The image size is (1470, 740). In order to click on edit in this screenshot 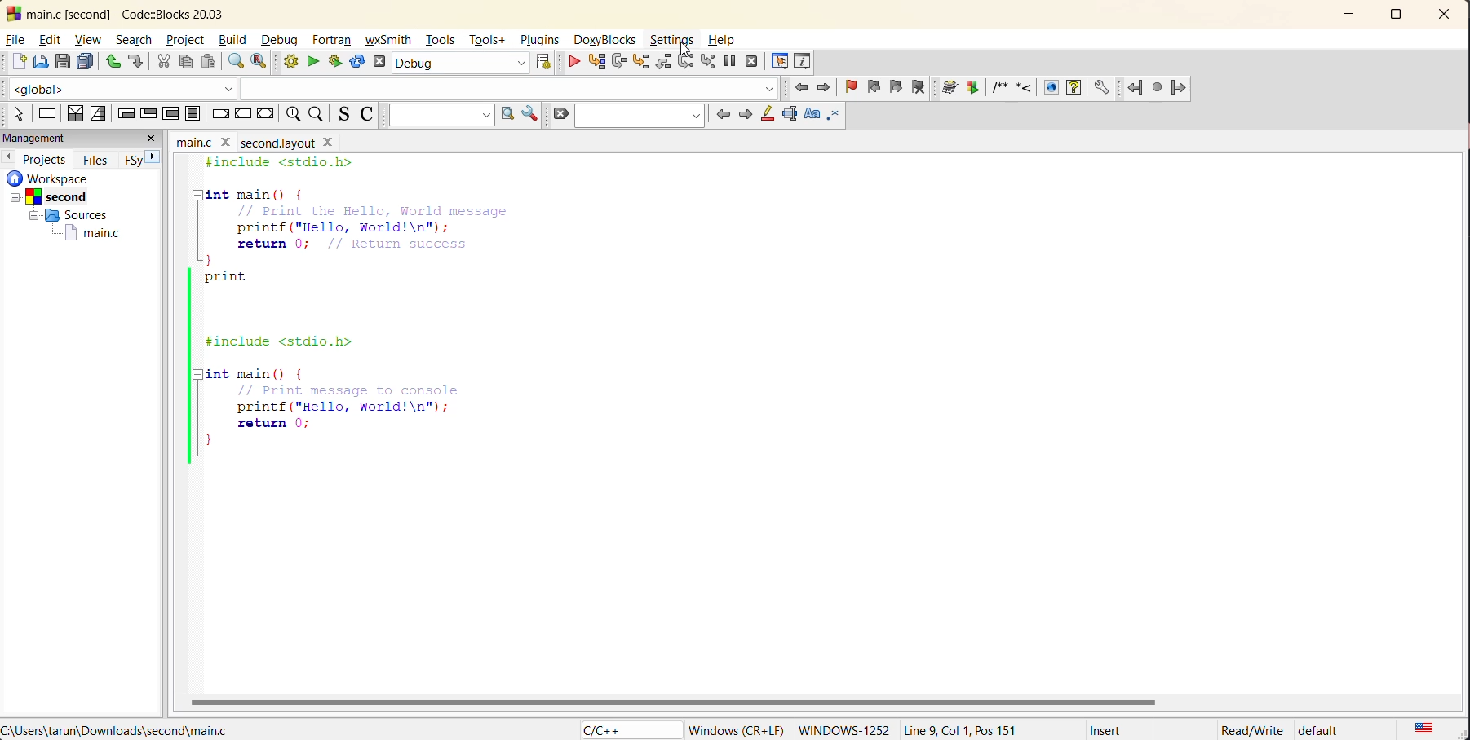, I will do `click(53, 39)`.